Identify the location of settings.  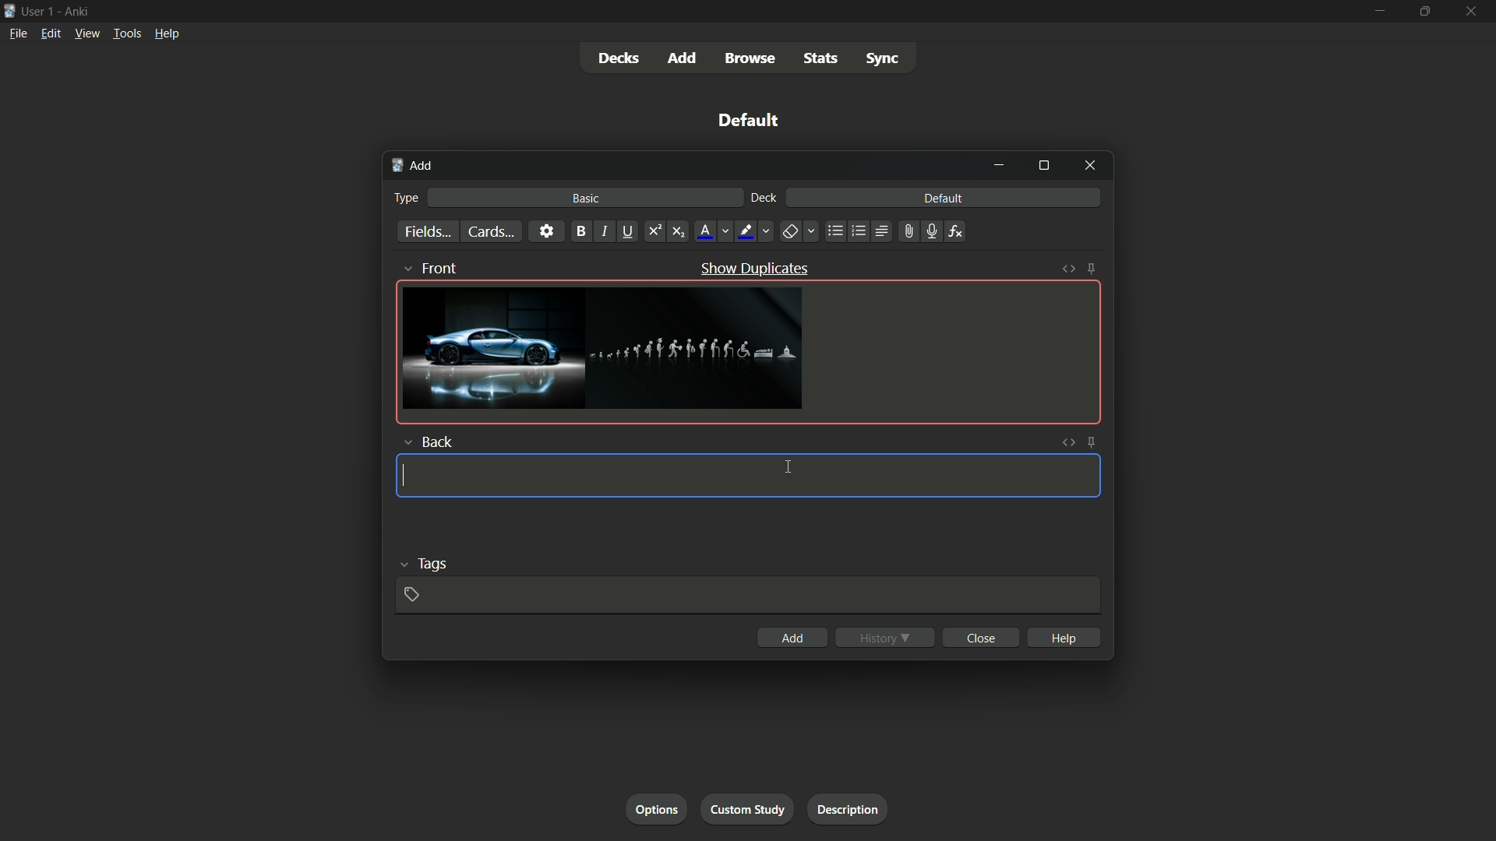
(545, 230).